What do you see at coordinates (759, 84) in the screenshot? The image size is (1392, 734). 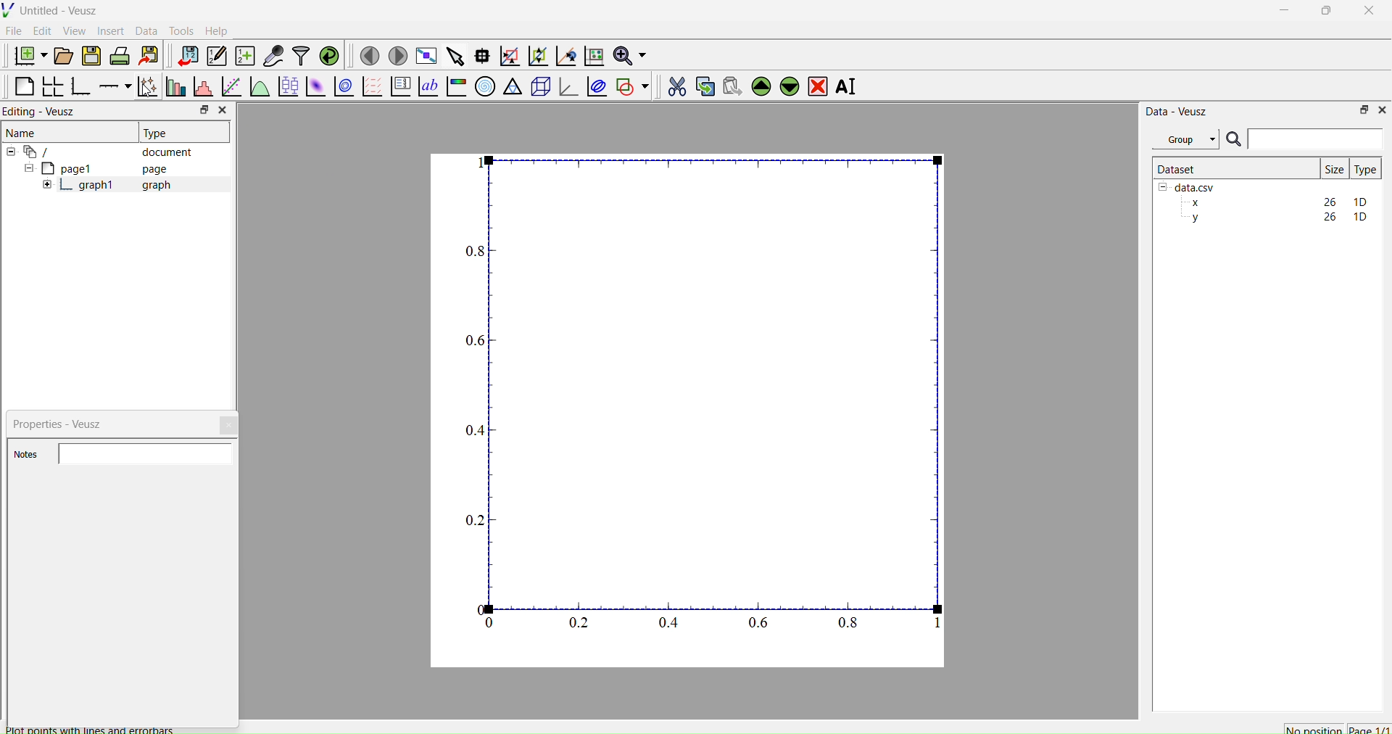 I see `Up` at bounding box center [759, 84].